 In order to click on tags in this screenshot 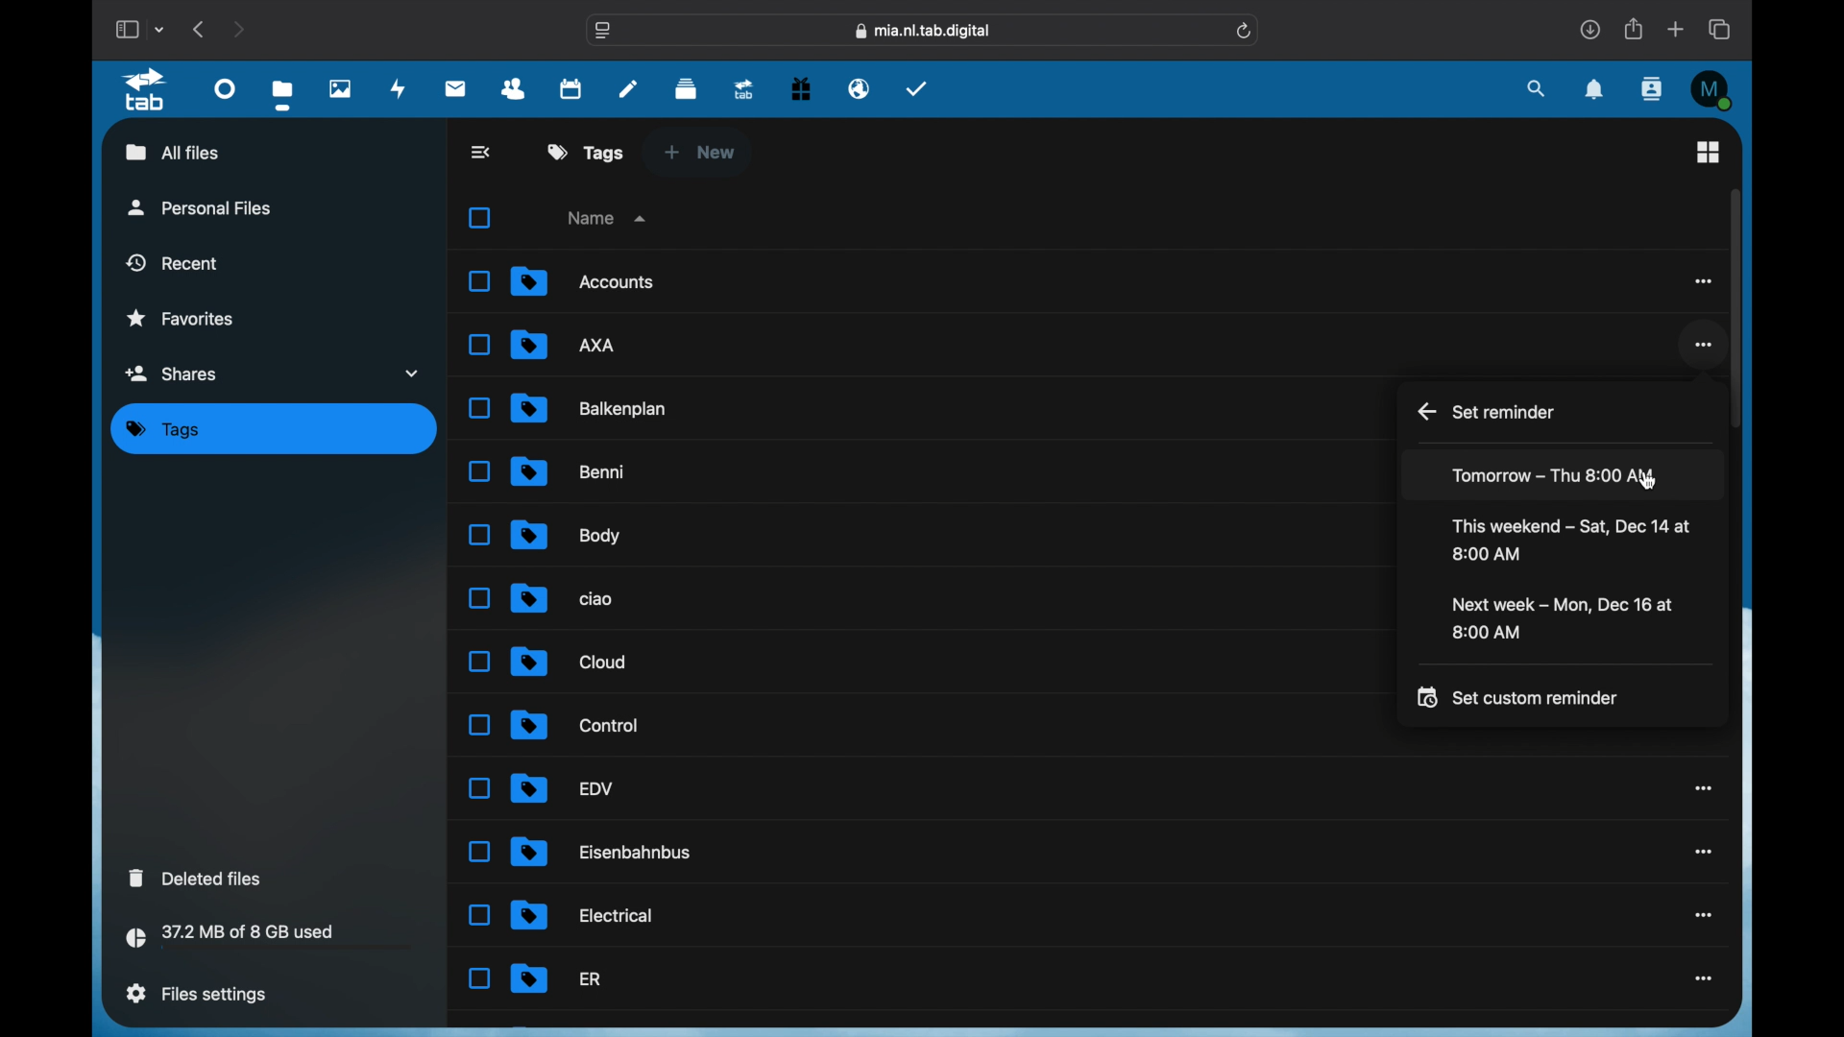, I will do `click(586, 152)`.